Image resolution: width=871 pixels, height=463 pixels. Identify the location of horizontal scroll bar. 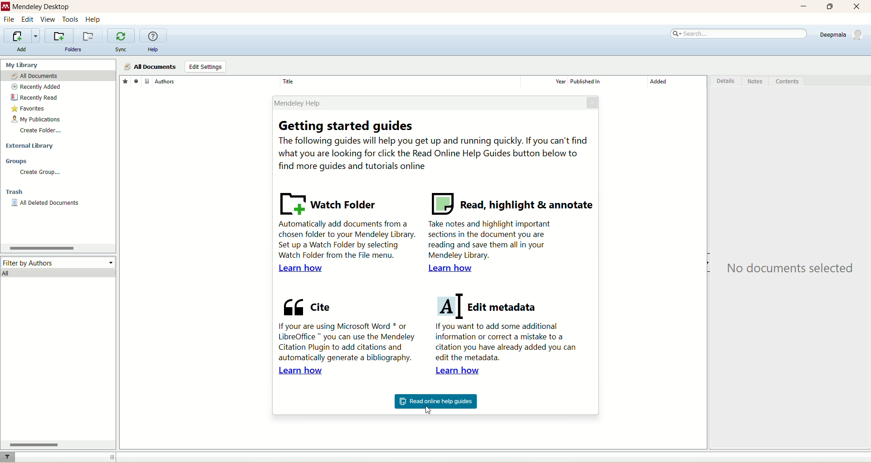
(58, 248).